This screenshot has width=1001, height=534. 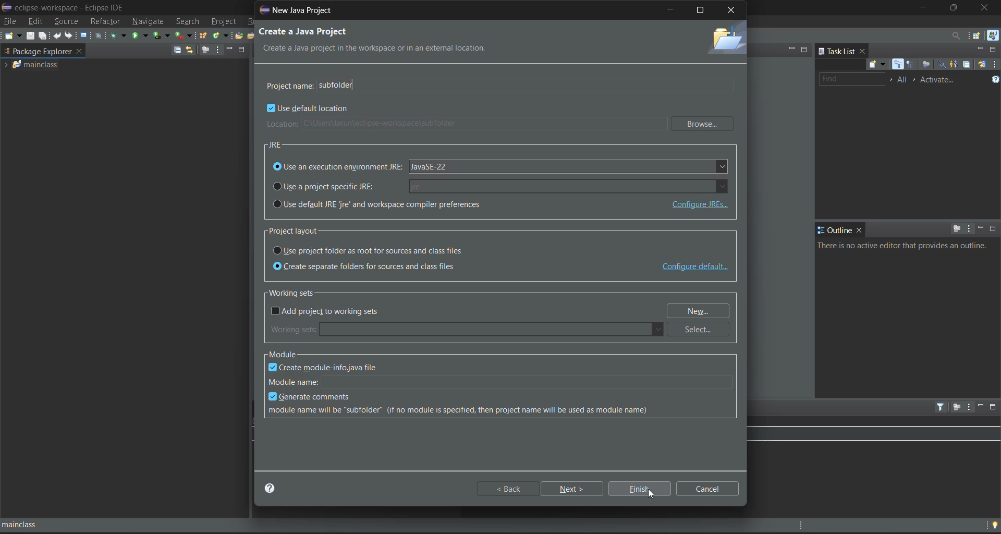 What do you see at coordinates (54, 51) in the screenshot?
I see `package explorer` at bounding box center [54, 51].